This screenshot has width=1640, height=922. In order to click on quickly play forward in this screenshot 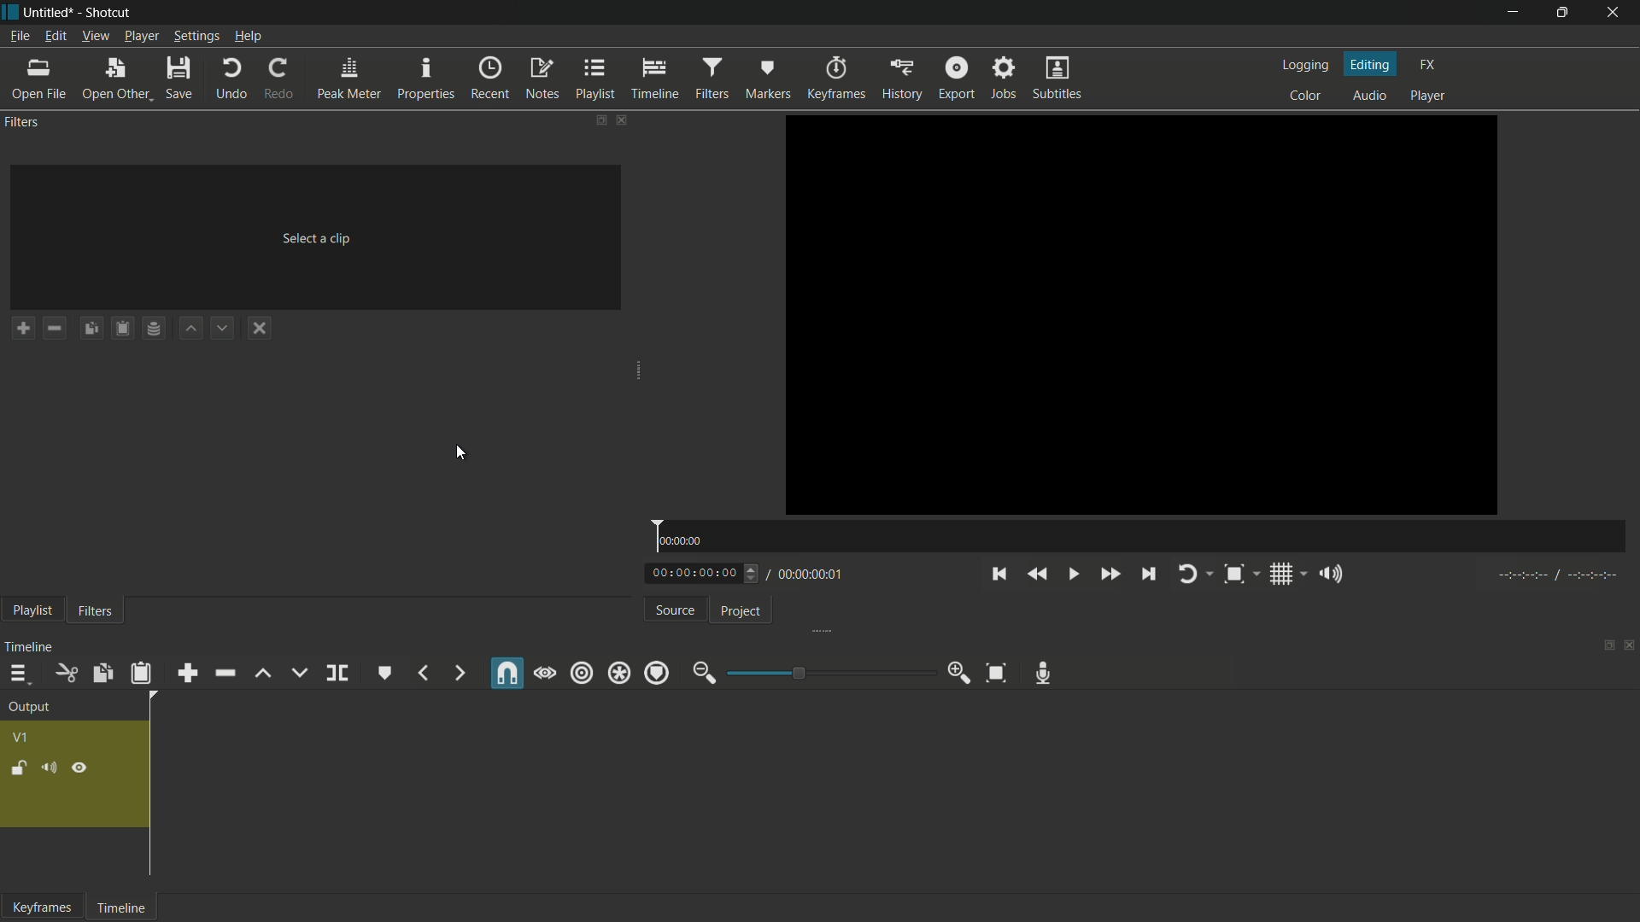, I will do `click(1106, 574)`.